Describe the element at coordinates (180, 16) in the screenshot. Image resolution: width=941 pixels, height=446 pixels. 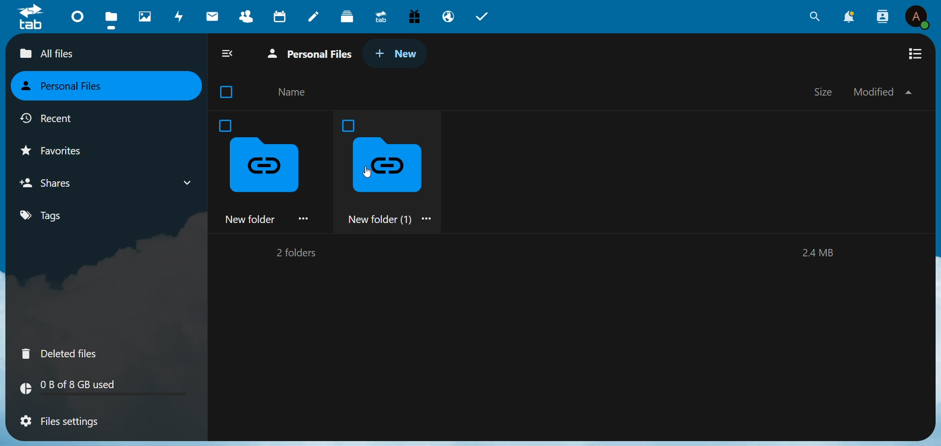
I see `actiivity` at that location.